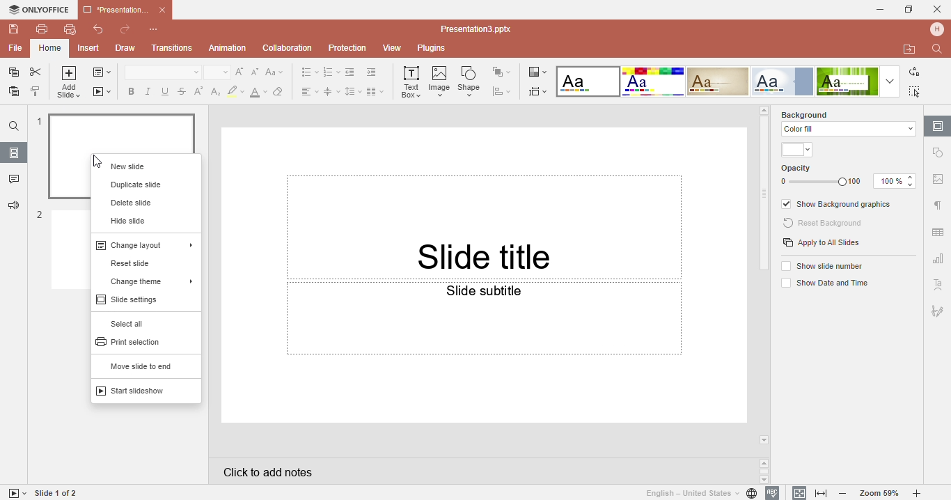  I want to click on Home, so click(49, 48).